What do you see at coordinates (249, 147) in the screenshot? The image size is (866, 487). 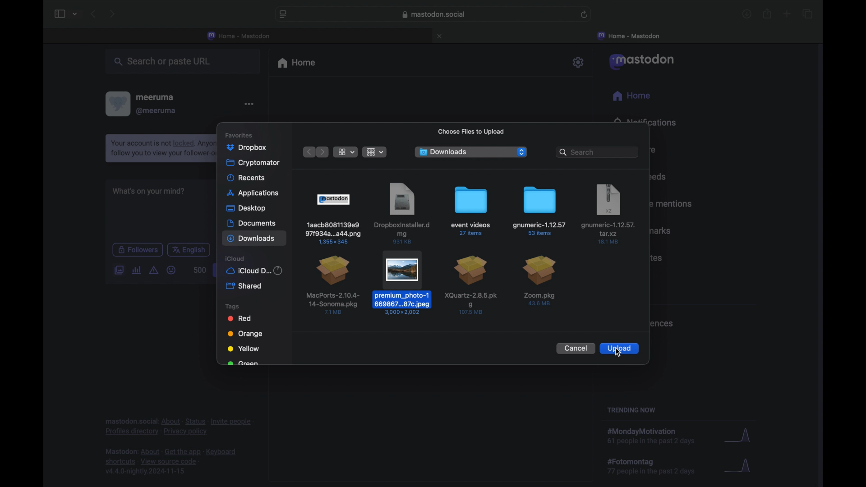 I see `photos` at bounding box center [249, 147].